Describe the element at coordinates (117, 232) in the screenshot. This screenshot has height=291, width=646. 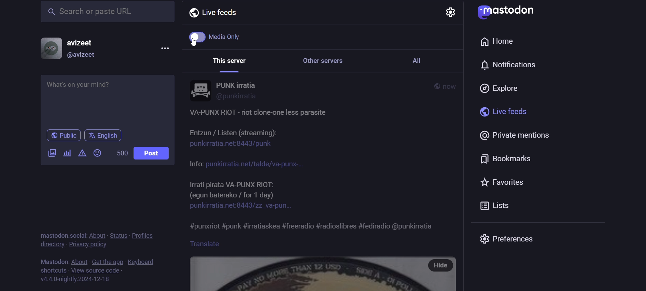
I see `status` at that location.